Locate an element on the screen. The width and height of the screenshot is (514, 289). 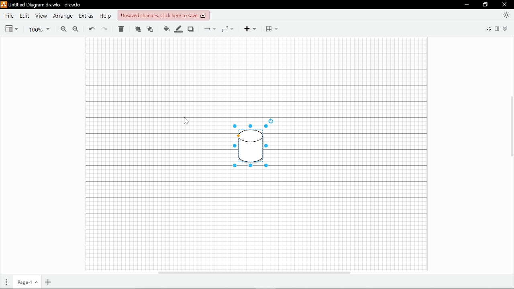
Extras is located at coordinates (87, 16).